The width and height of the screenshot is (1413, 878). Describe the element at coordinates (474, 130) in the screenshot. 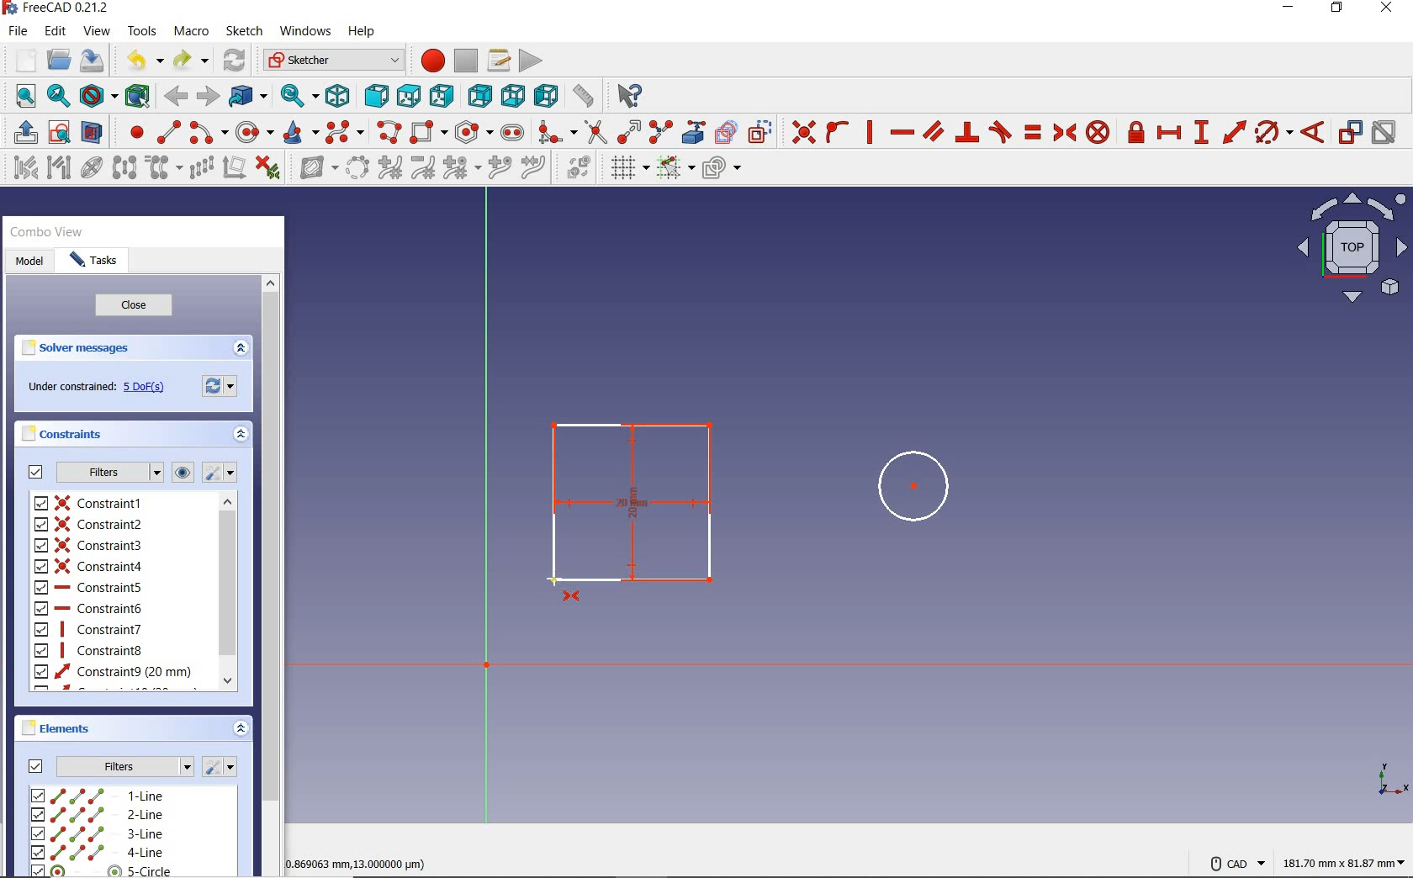

I see `create regular polygon` at that location.